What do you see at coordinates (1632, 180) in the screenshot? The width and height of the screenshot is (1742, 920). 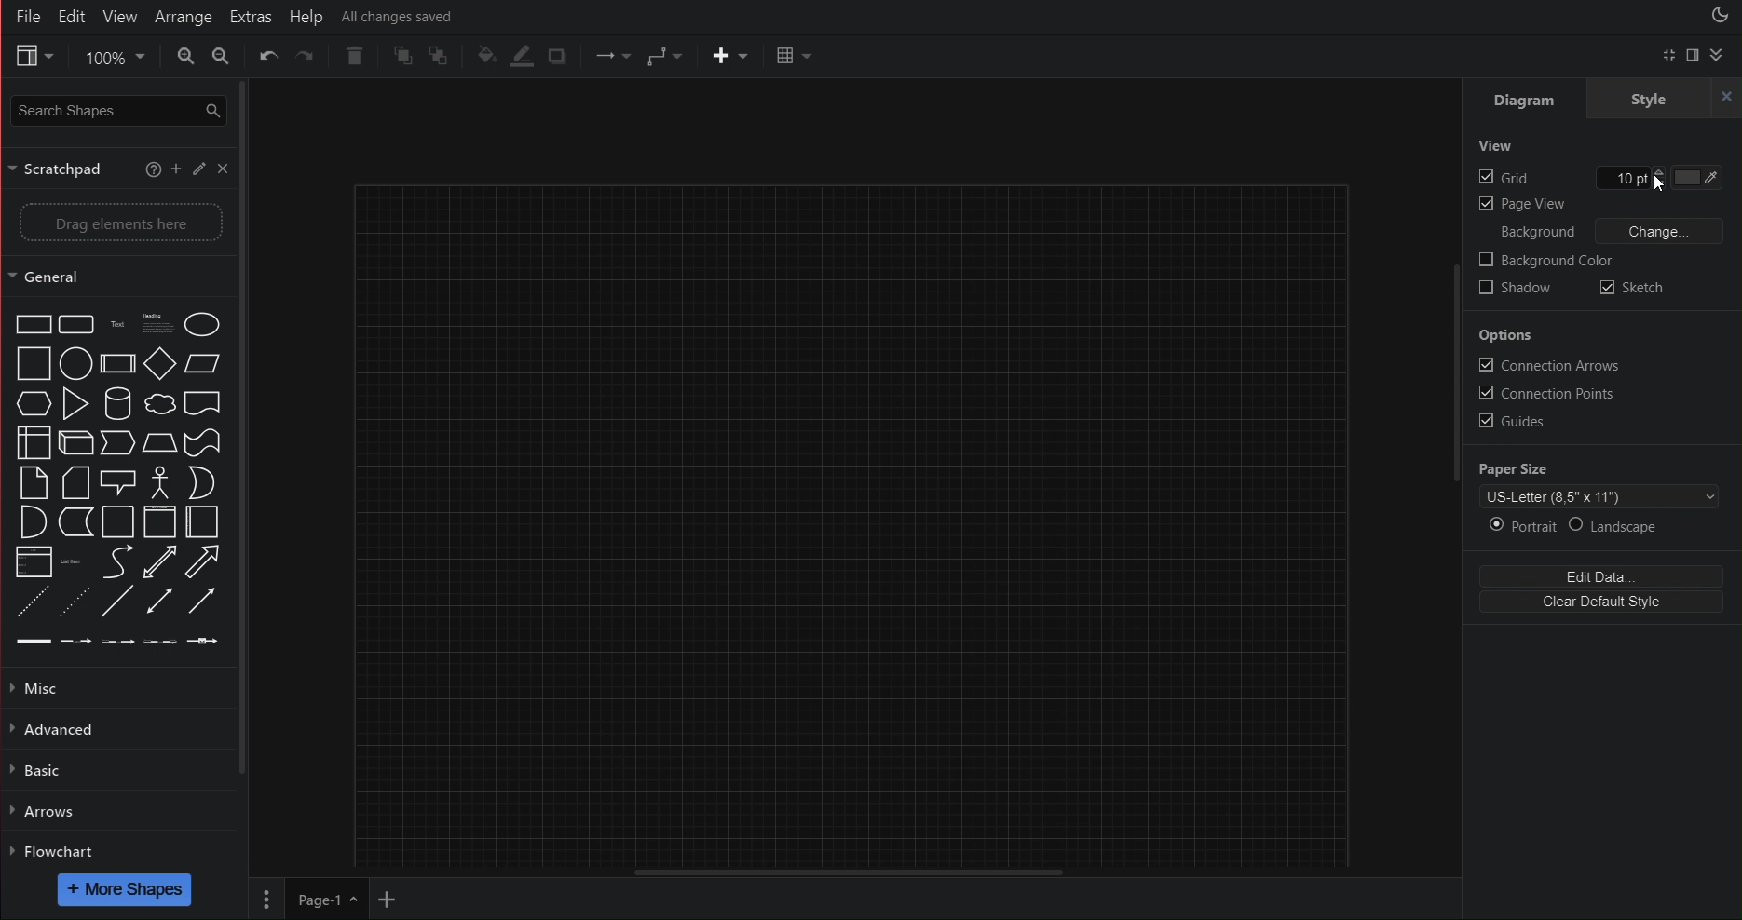 I see `Grid size` at bounding box center [1632, 180].